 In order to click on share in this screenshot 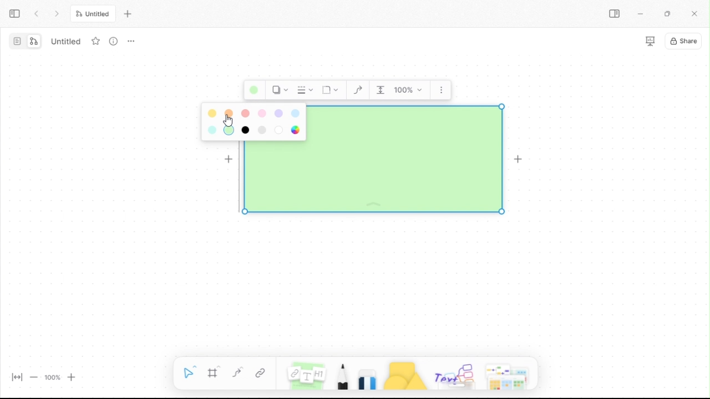, I will do `click(683, 40)`.